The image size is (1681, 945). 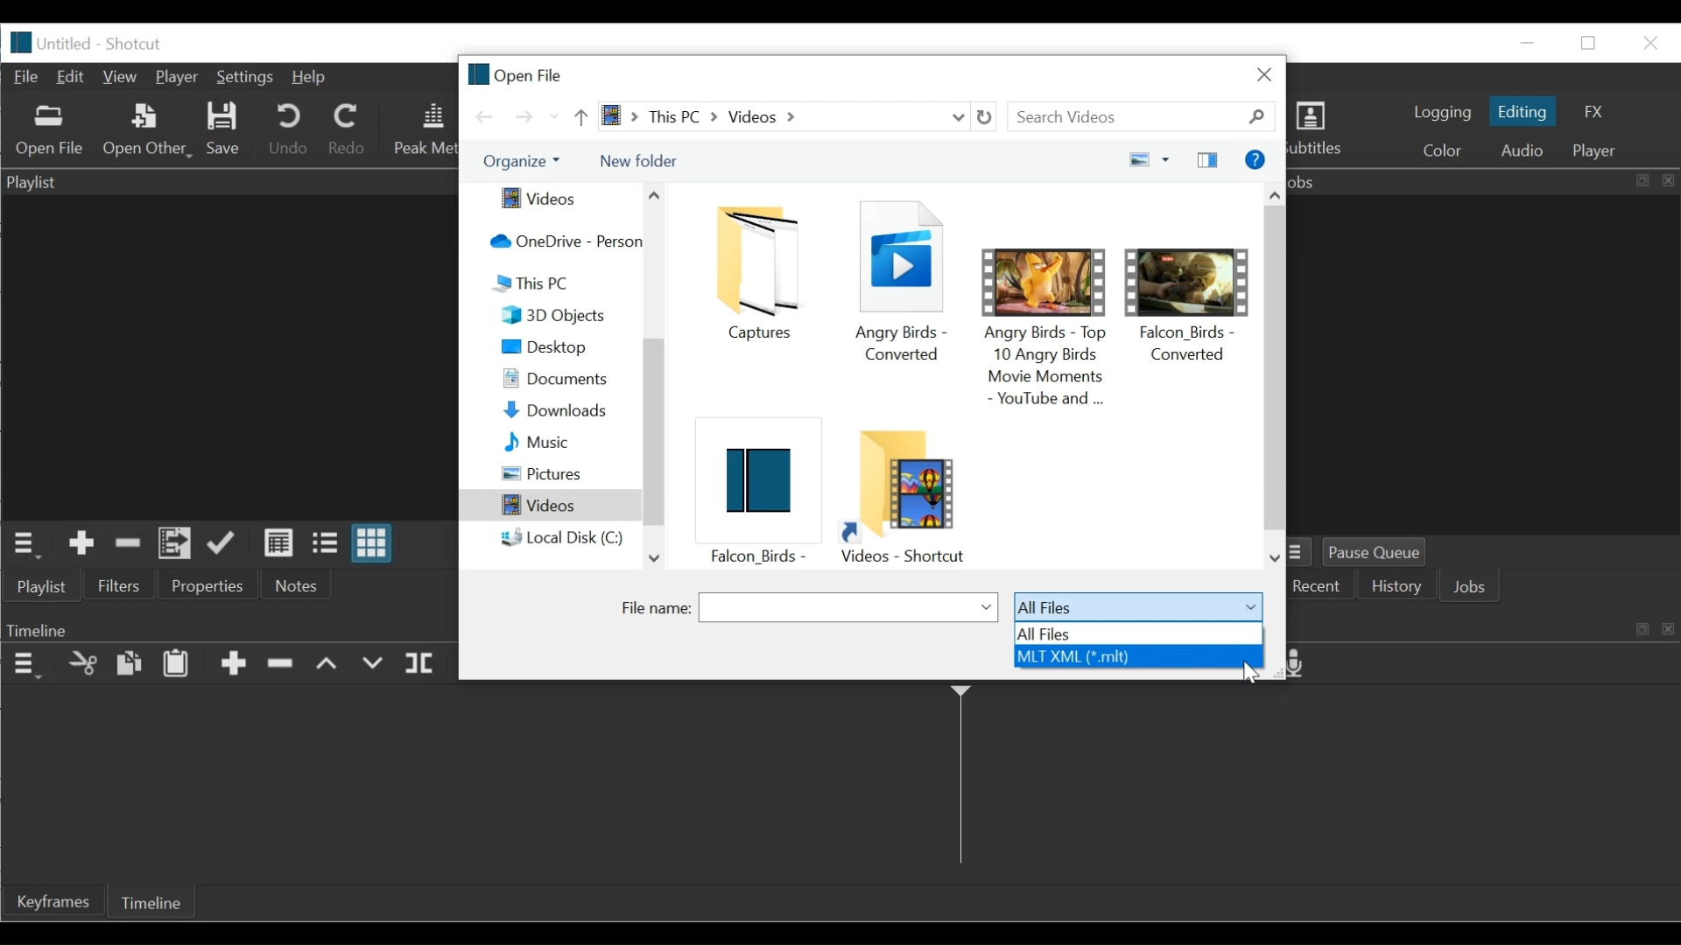 What do you see at coordinates (1276, 192) in the screenshot?
I see `Scroll up` at bounding box center [1276, 192].